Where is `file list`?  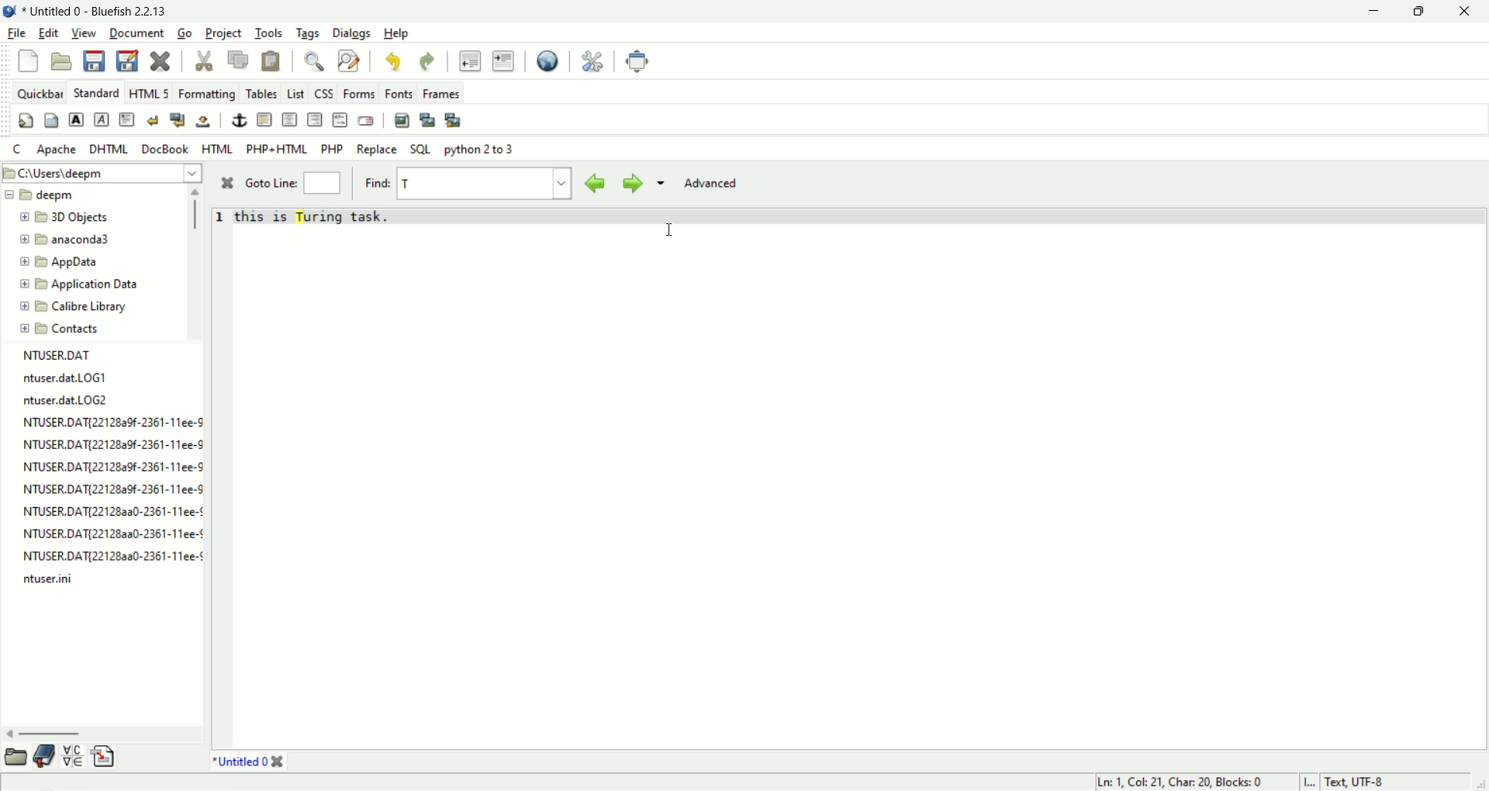
file list is located at coordinates (108, 476).